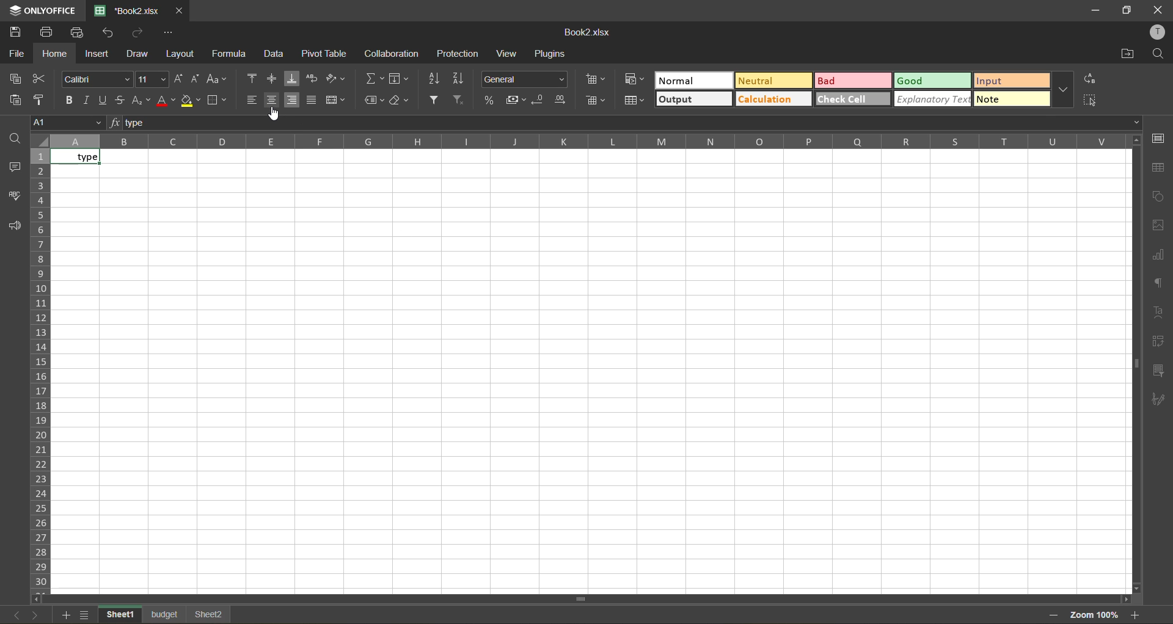 The height and width of the screenshot is (624, 1173). What do you see at coordinates (1095, 100) in the screenshot?
I see `select all` at bounding box center [1095, 100].